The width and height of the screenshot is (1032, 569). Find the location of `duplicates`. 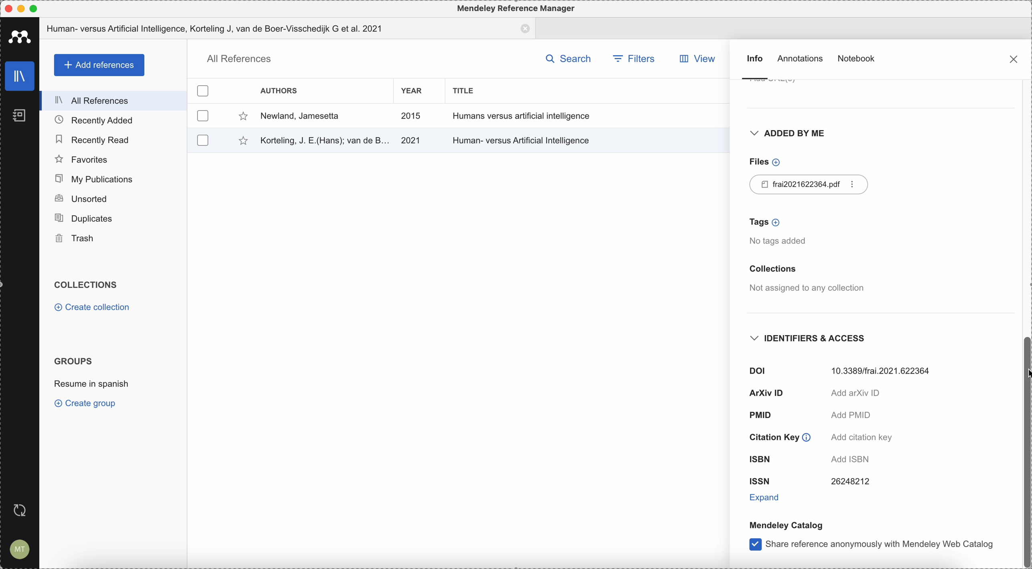

duplicates is located at coordinates (112, 219).